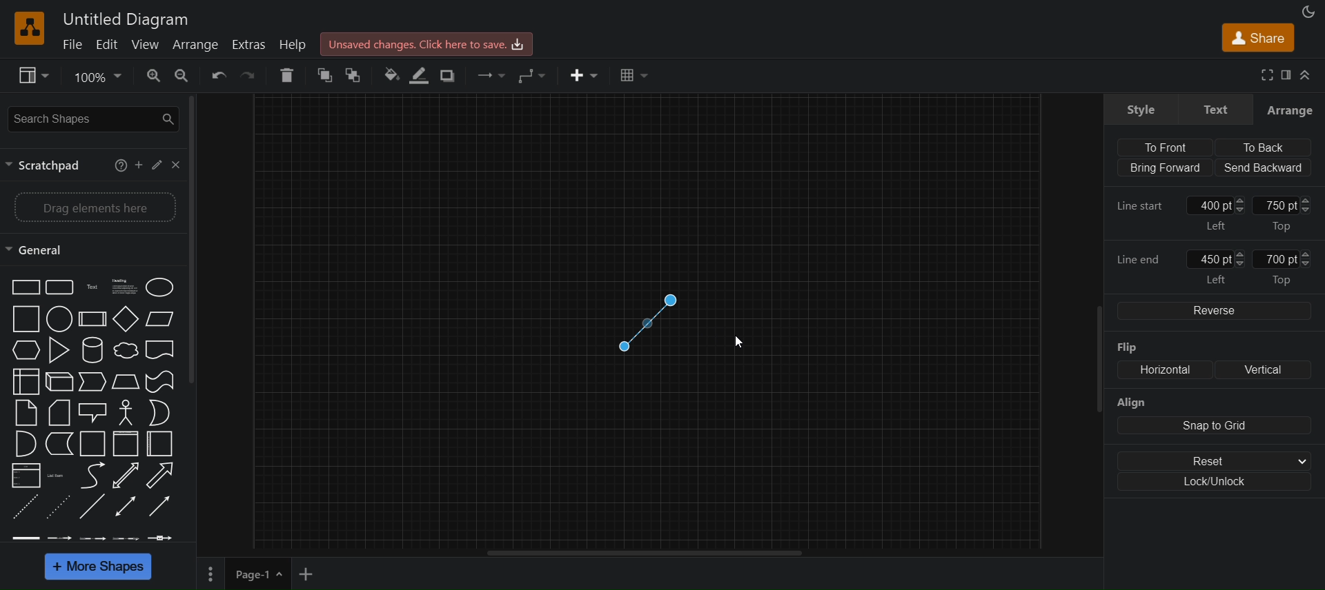 The image size is (1325, 590). What do you see at coordinates (649, 317) in the screenshot?
I see `connector line shape` at bounding box center [649, 317].